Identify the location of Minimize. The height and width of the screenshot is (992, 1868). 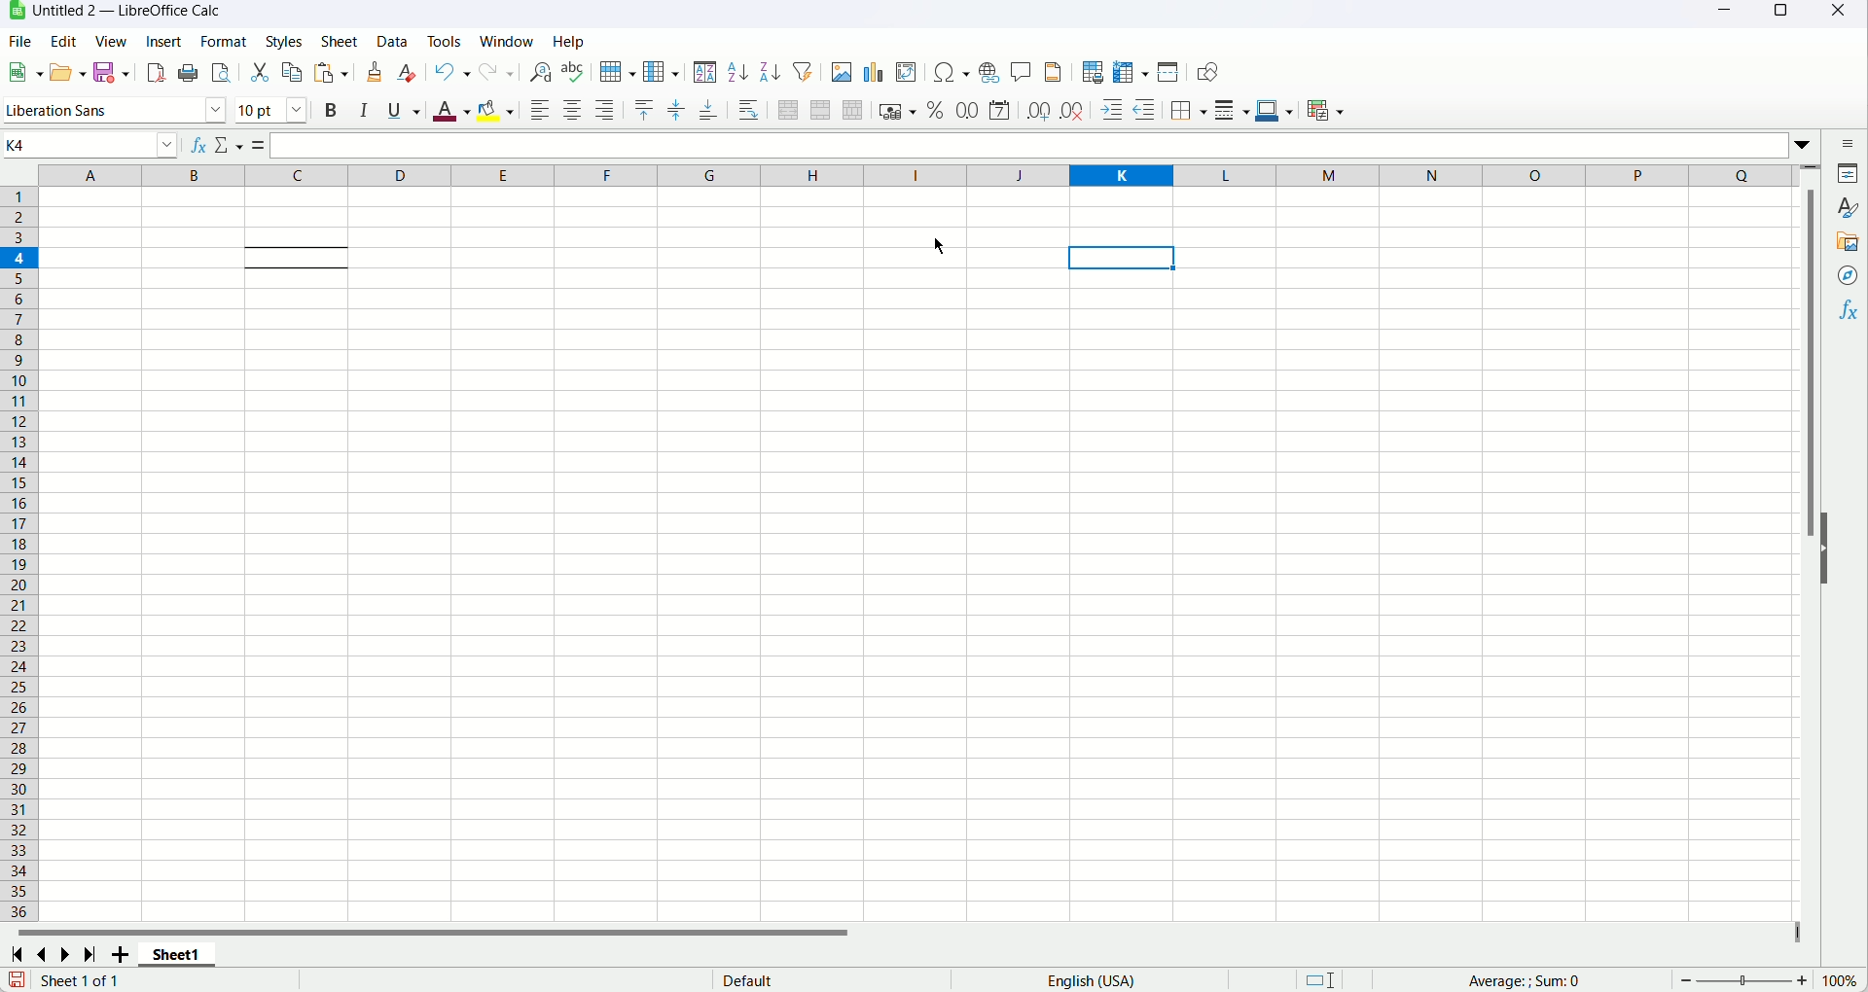
(1728, 14).